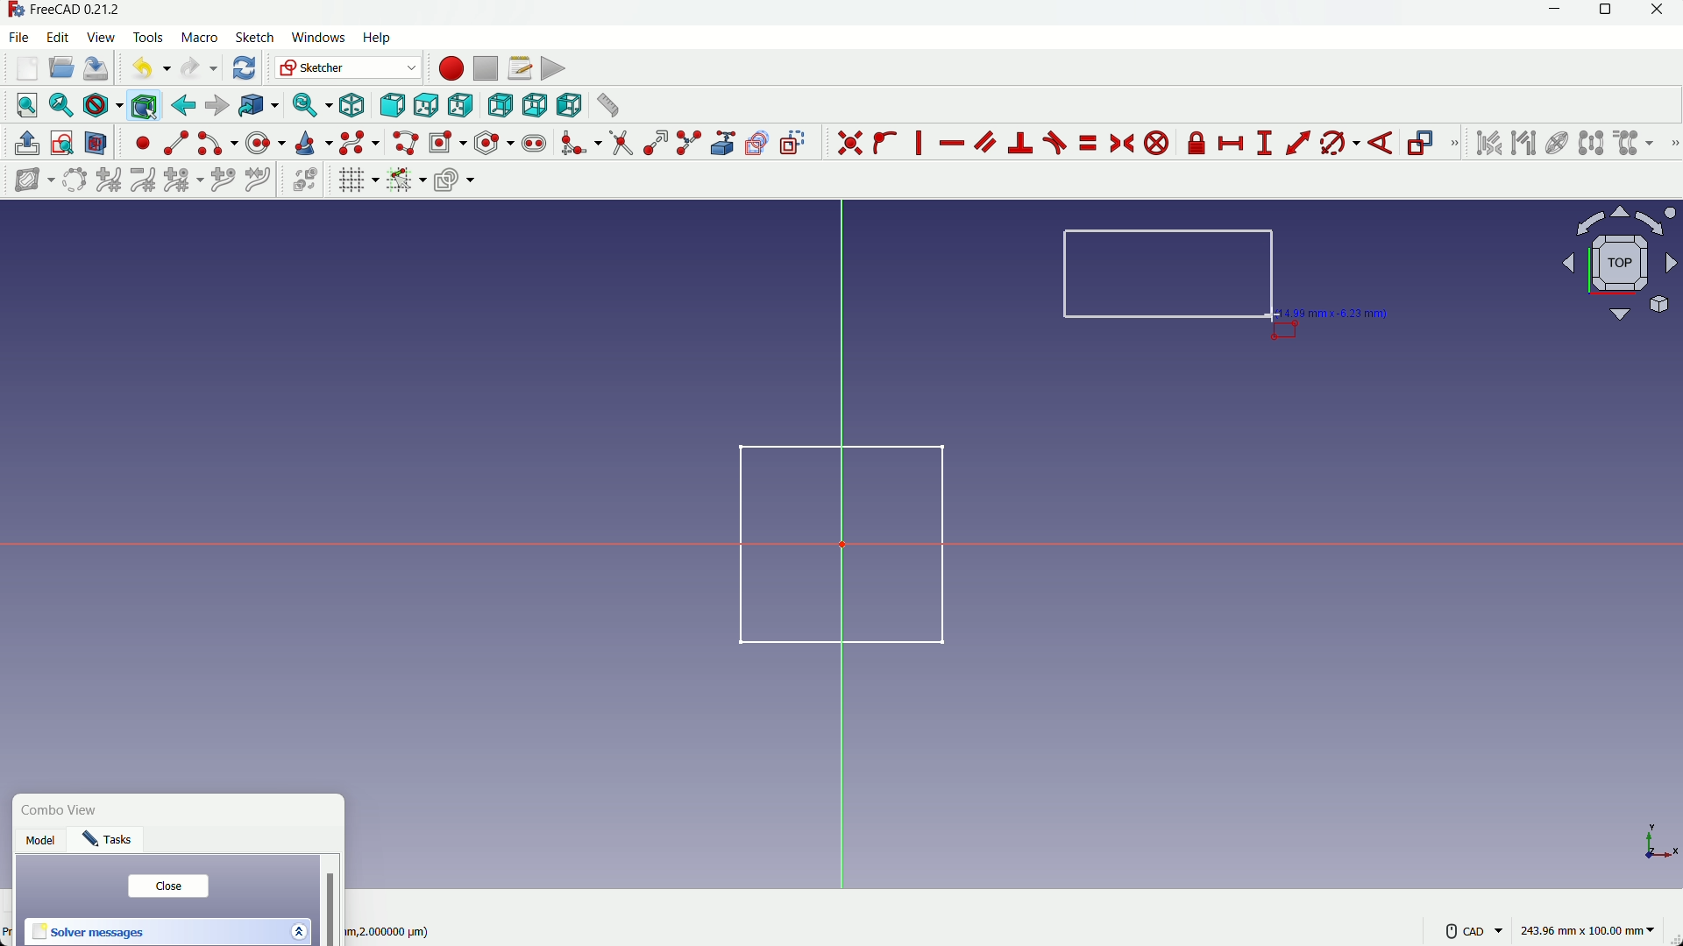  What do you see at coordinates (26, 104) in the screenshot?
I see `select all` at bounding box center [26, 104].